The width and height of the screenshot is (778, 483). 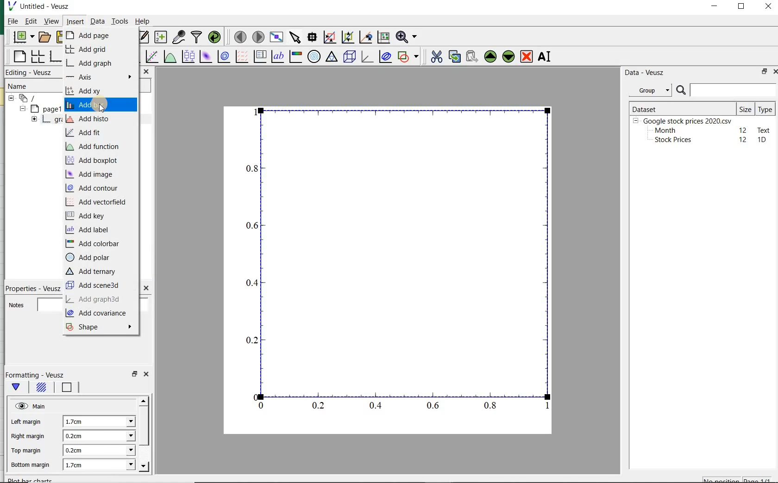 What do you see at coordinates (27, 423) in the screenshot?
I see `Left margin` at bounding box center [27, 423].